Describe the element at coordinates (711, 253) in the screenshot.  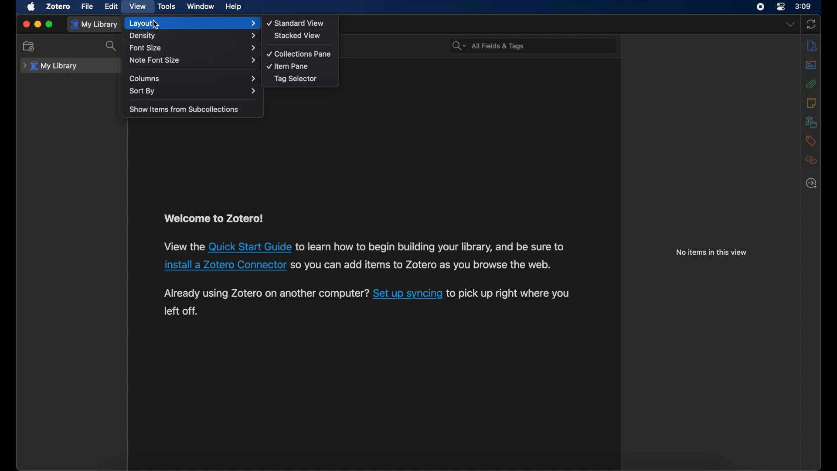
I see `info` at that location.